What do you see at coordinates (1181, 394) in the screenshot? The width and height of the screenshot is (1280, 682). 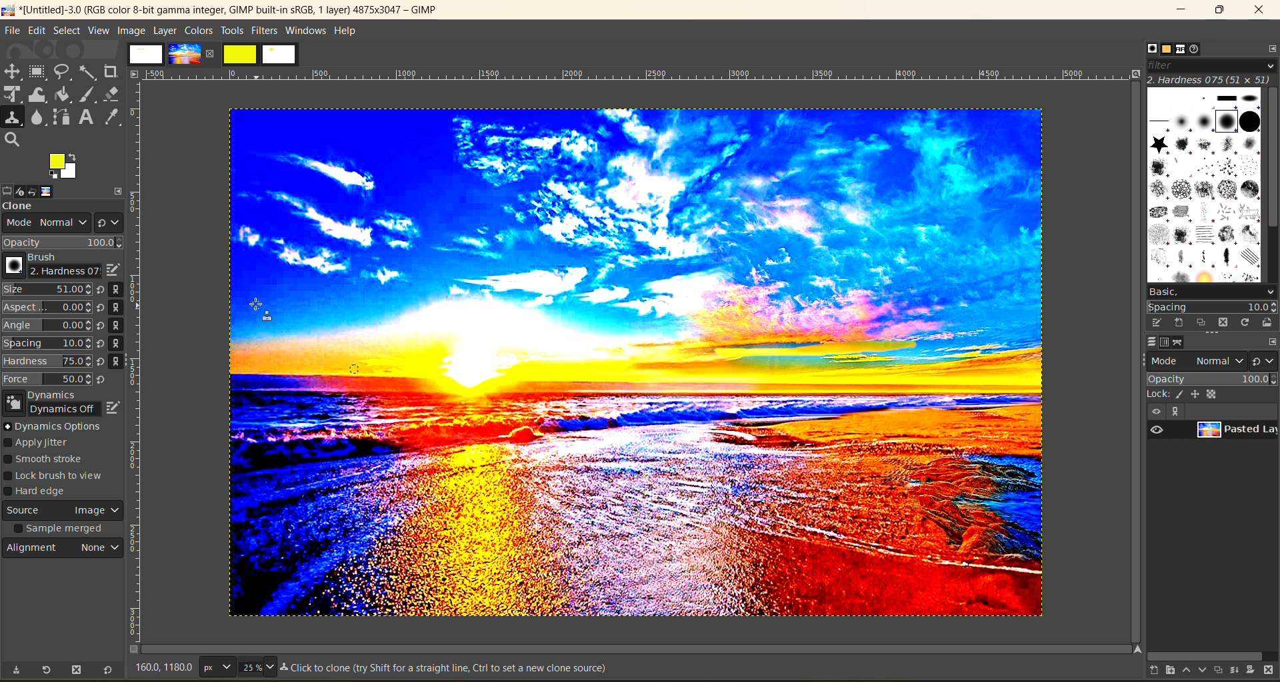 I see `painting tool` at bounding box center [1181, 394].